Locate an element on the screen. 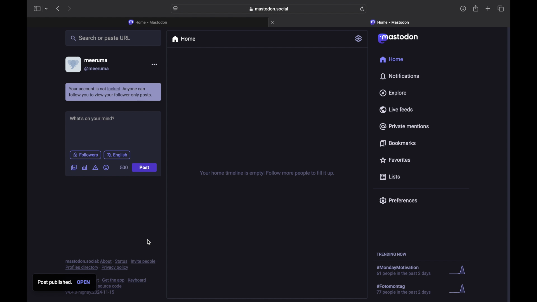 This screenshot has width=537, height=302. preferences is located at coordinates (399, 201).